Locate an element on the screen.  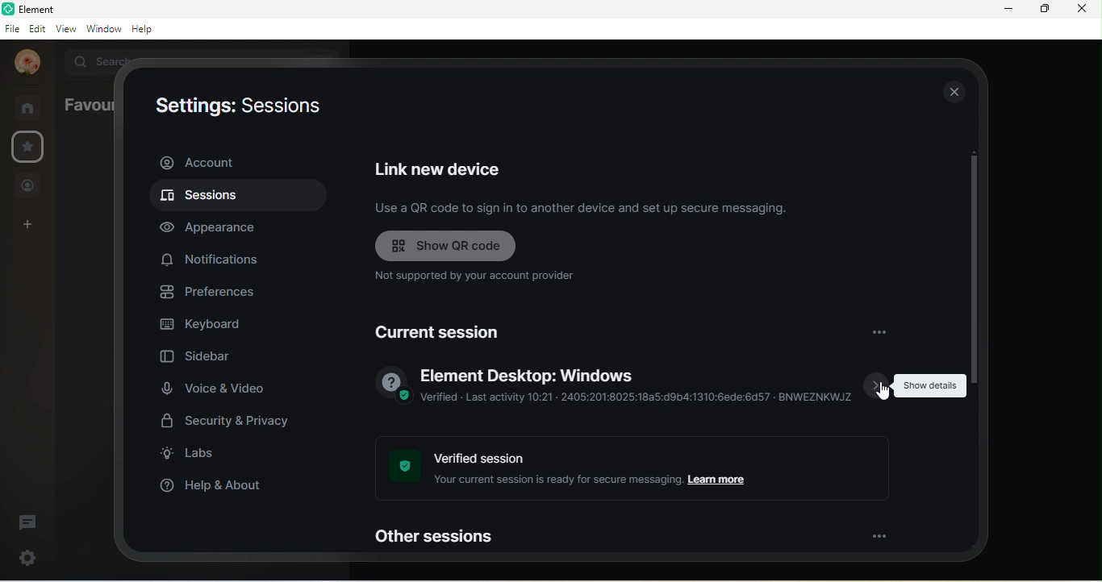
not supported by your account provider is located at coordinates (476, 276).